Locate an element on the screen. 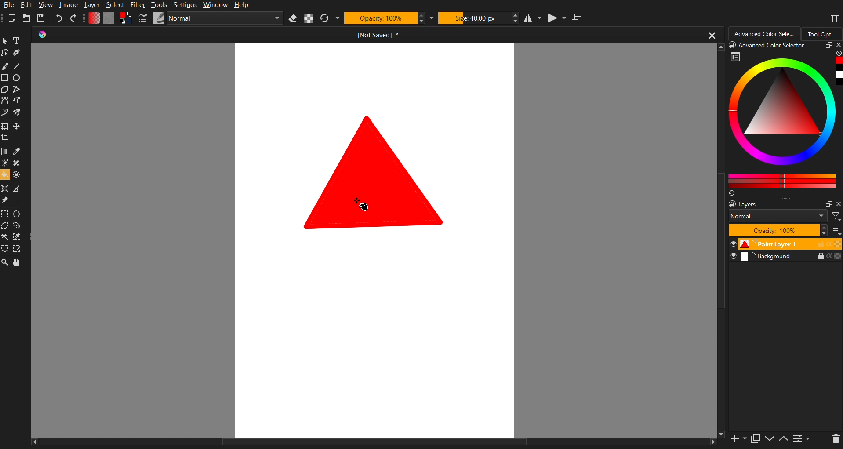 This screenshot has width=843, height=449. Size: 40 px is located at coordinates (473, 18).